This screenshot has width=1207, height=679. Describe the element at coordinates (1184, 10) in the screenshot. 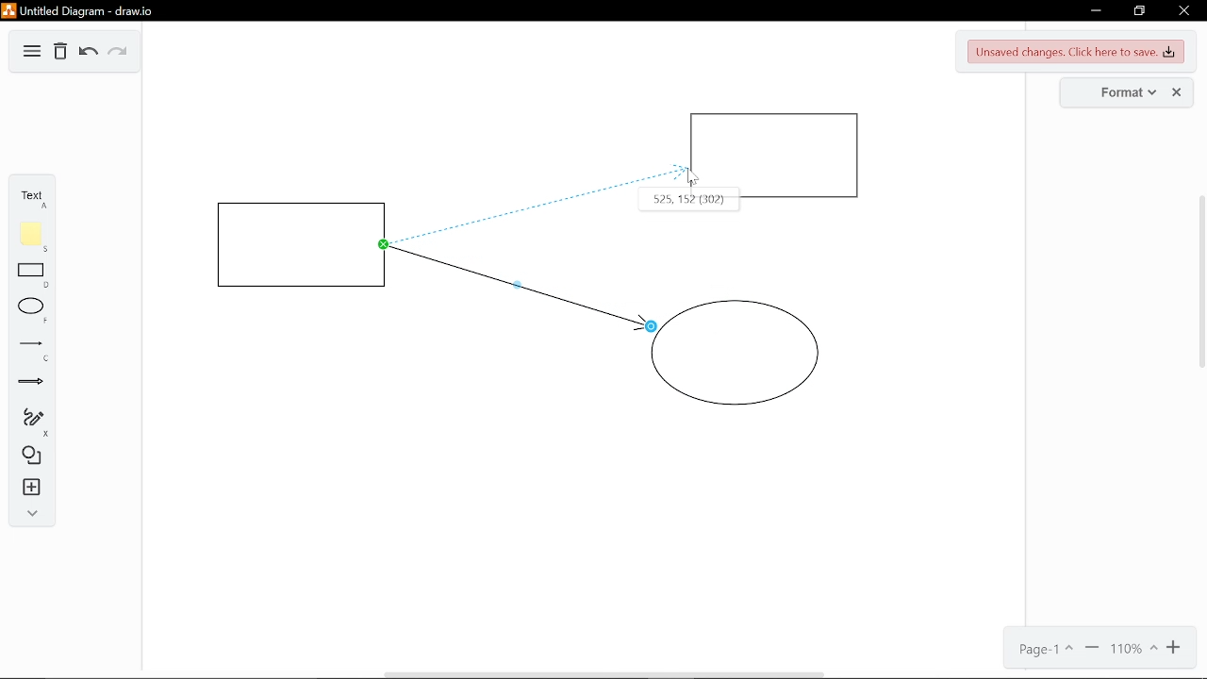

I see `Close` at that location.